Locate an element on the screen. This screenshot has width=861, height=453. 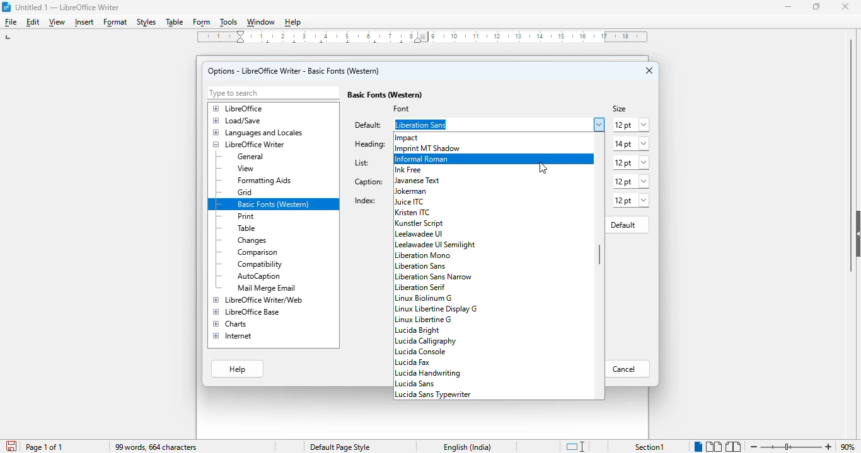
minimize is located at coordinates (789, 7).